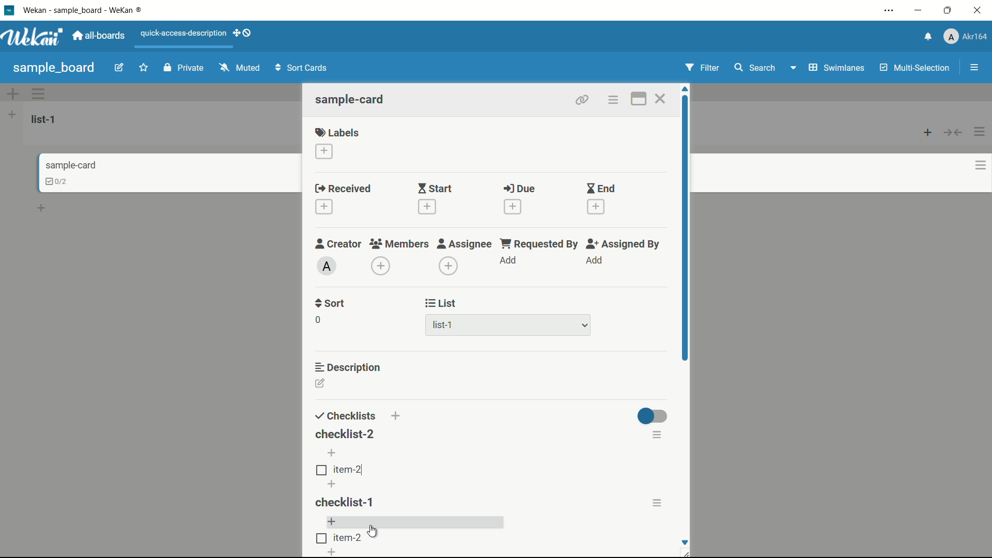 This screenshot has width=992, height=558. I want to click on assignee, so click(464, 244).